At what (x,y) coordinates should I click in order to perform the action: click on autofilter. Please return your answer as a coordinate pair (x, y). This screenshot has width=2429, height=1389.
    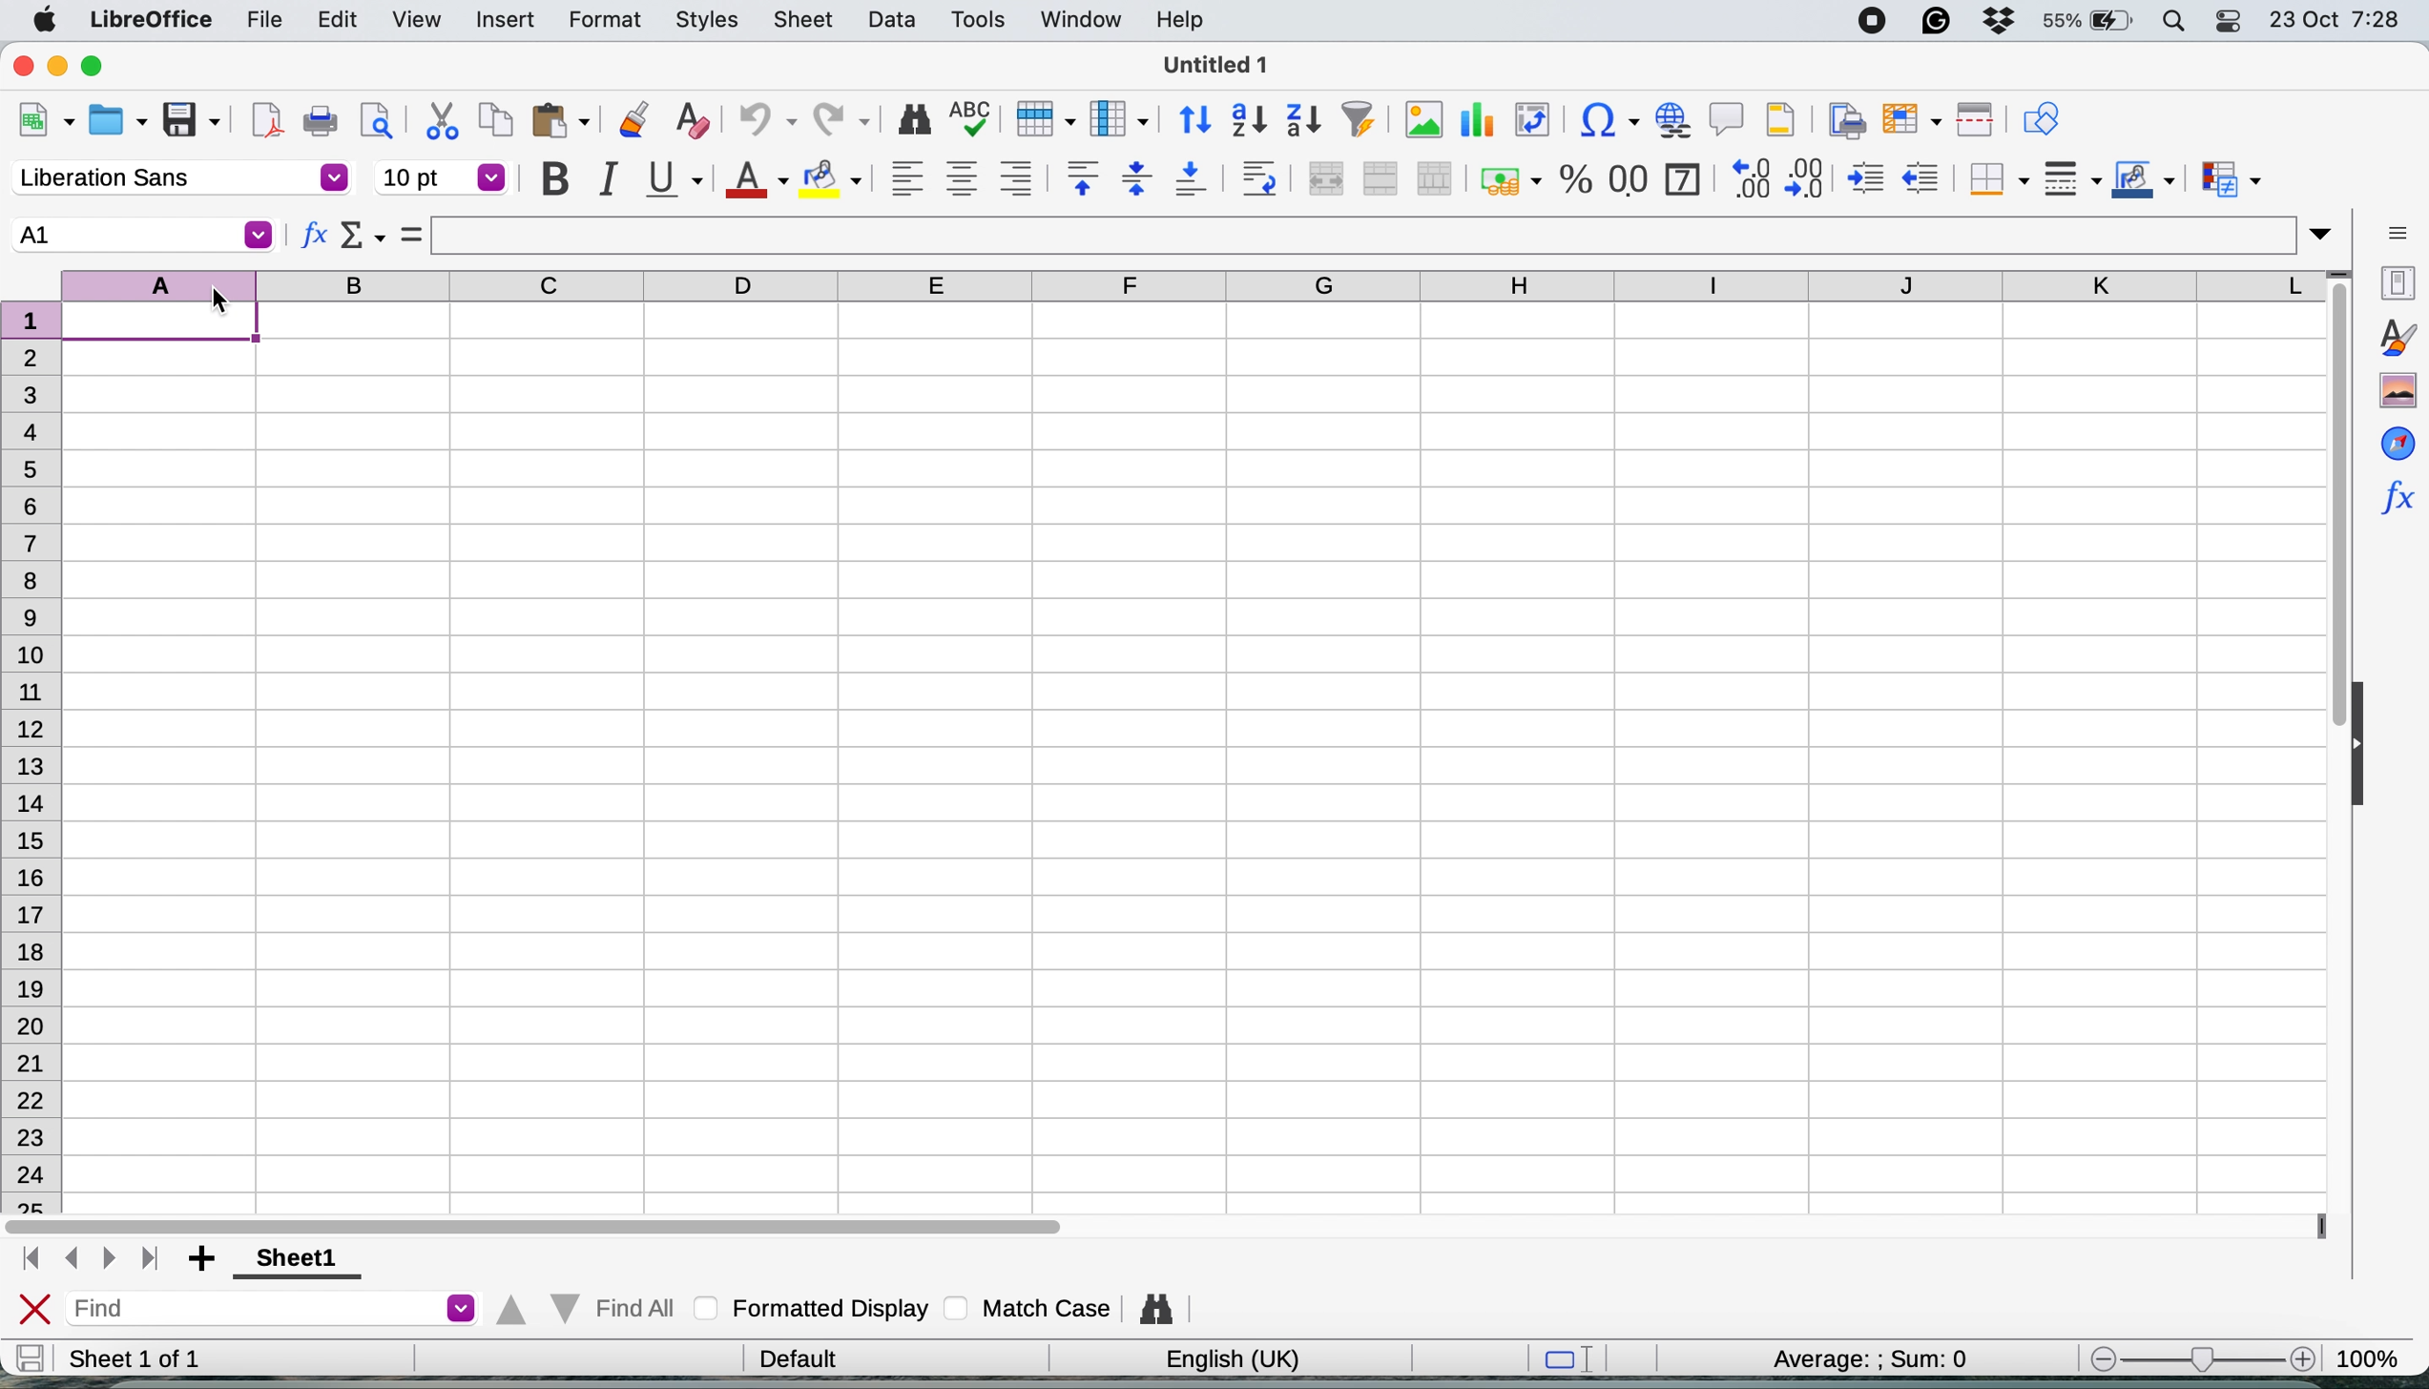
    Looking at the image, I should click on (1359, 118).